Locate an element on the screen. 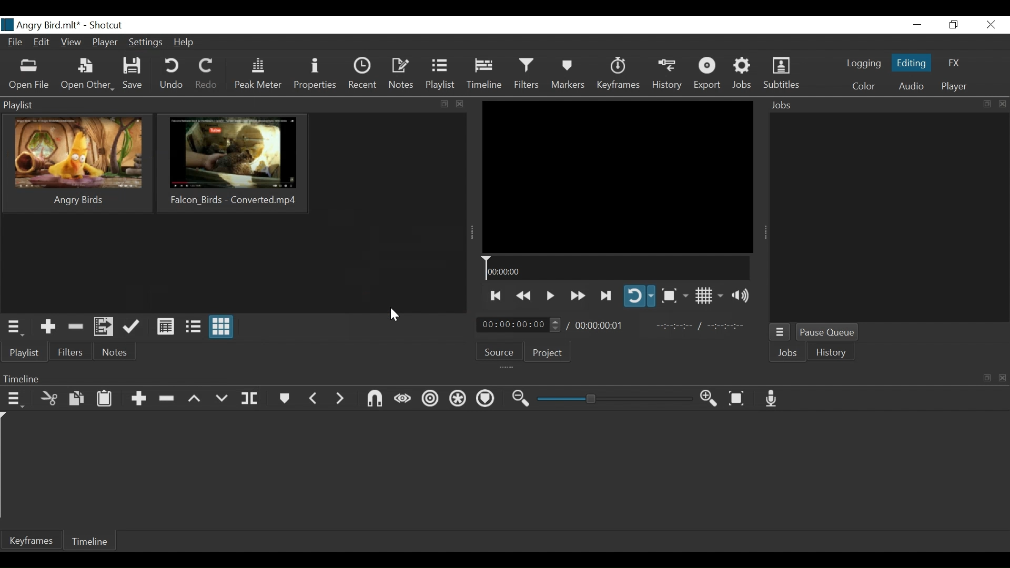 The image size is (1010, 568). Show volume control is located at coordinates (739, 296).